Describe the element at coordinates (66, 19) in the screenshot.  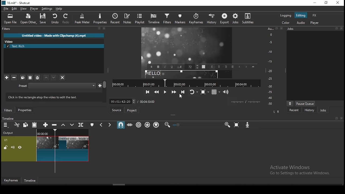
I see `redo` at that location.